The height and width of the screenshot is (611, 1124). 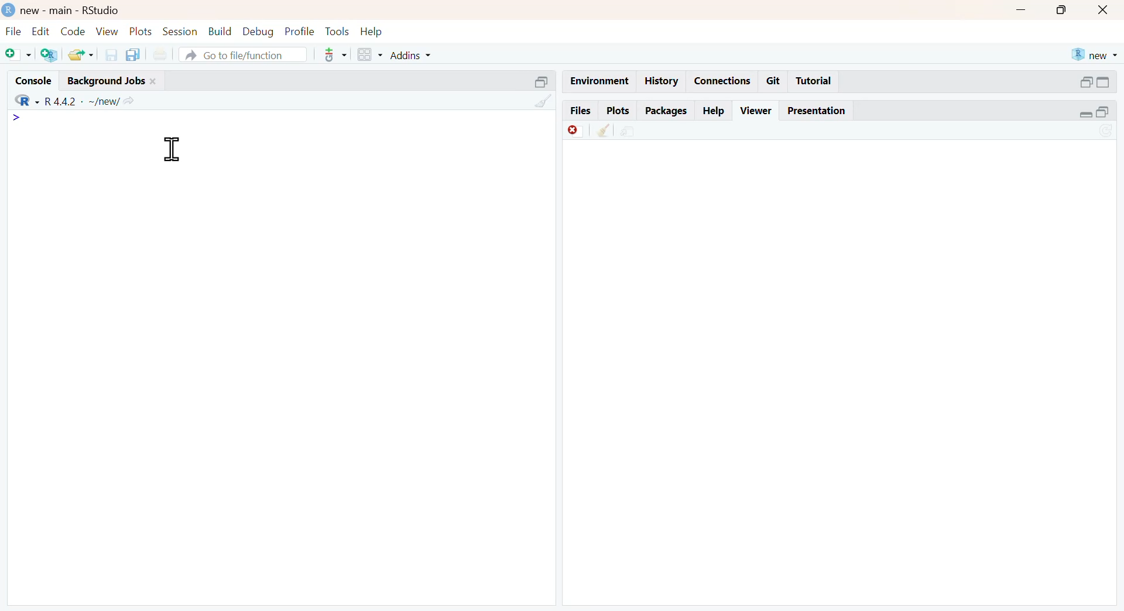 I want to click on enviornment, so click(x=601, y=80).